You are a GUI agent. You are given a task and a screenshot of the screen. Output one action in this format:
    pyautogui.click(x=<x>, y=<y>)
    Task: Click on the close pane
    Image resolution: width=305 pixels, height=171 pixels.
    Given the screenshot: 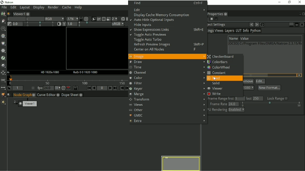 What is the action you would take?
    pyautogui.click(x=211, y=19)
    